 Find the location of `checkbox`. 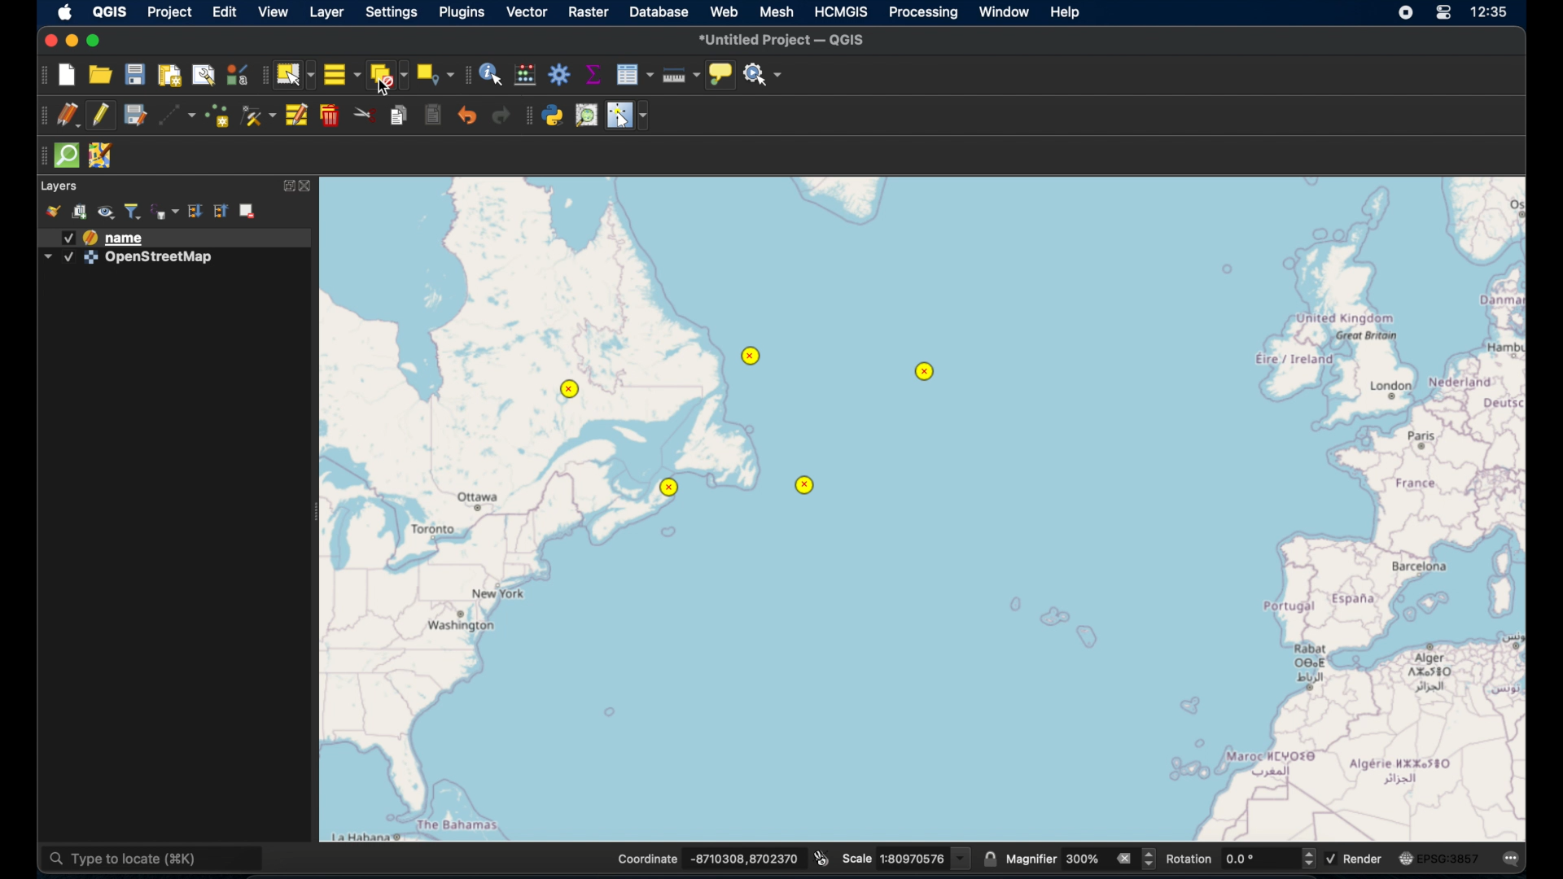

checkbox is located at coordinates (1333, 859).